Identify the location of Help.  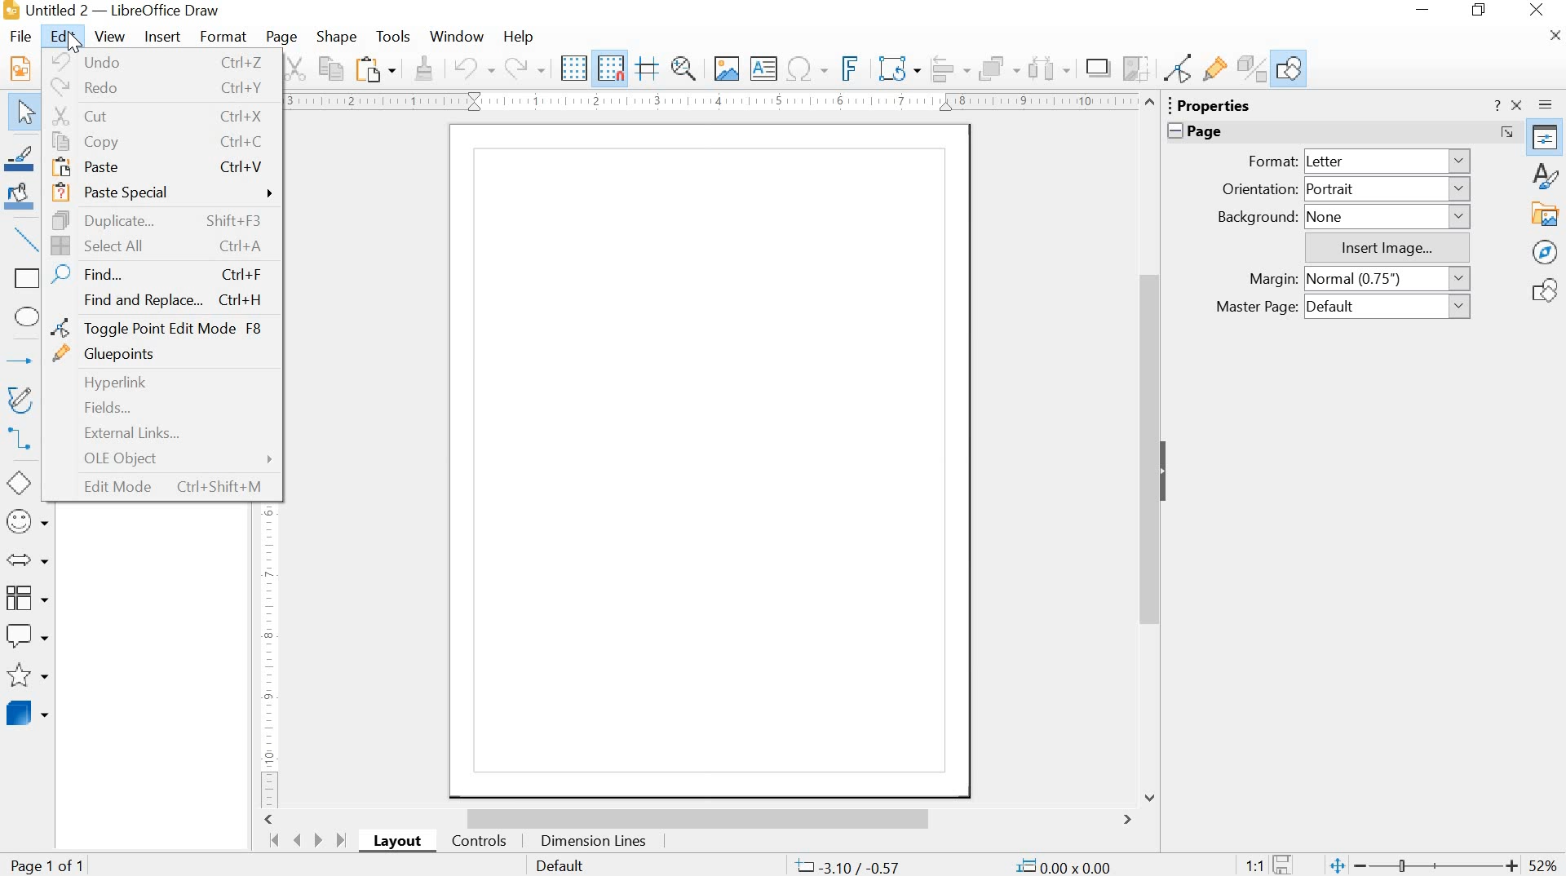
(520, 36).